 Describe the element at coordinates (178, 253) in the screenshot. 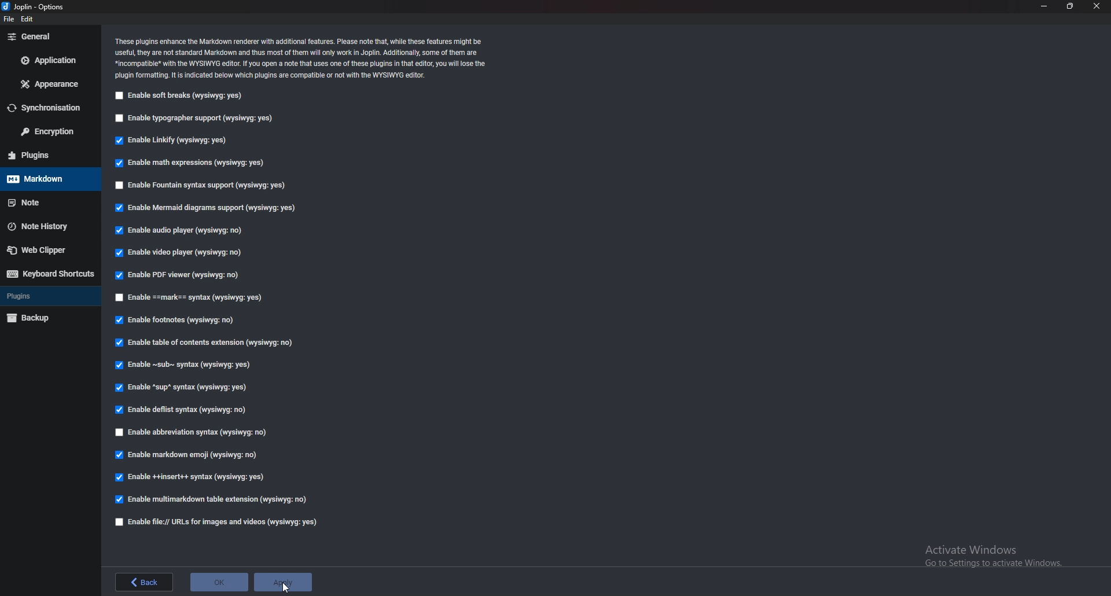

I see `enable video player` at that location.